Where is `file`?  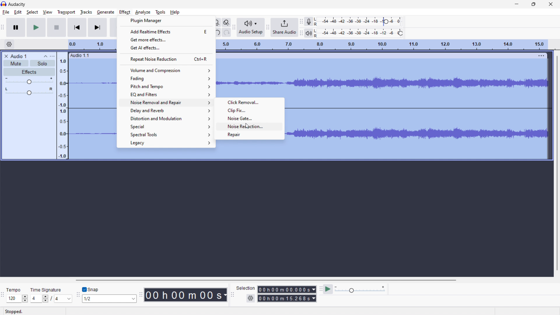 file is located at coordinates (6, 12).